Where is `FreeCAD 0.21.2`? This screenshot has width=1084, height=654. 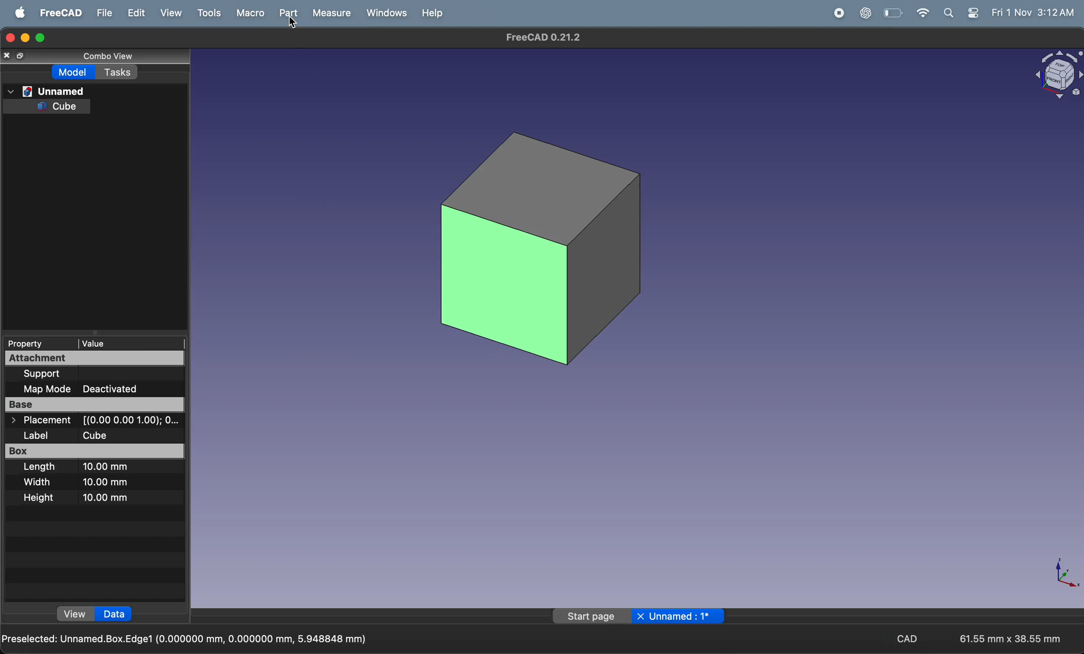 FreeCAD 0.21.2 is located at coordinates (540, 37).